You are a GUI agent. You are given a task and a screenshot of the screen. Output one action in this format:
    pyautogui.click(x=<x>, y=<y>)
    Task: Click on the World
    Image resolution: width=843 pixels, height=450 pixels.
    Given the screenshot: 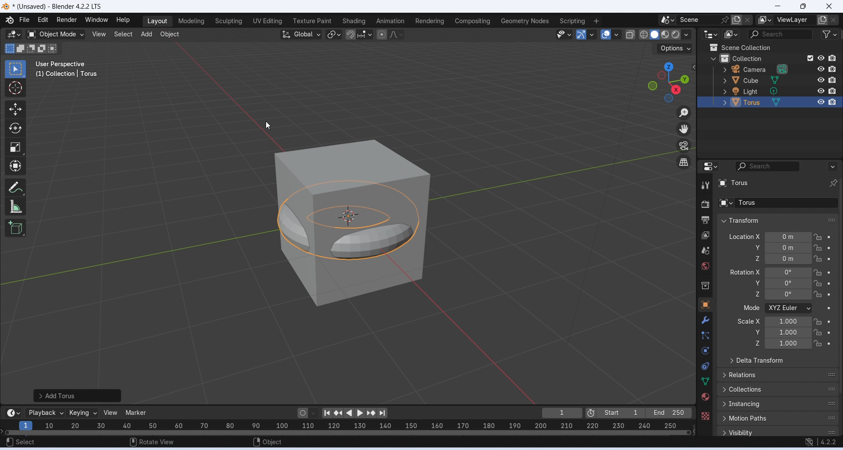 What is the action you would take?
    pyautogui.click(x=705, y=266)
    